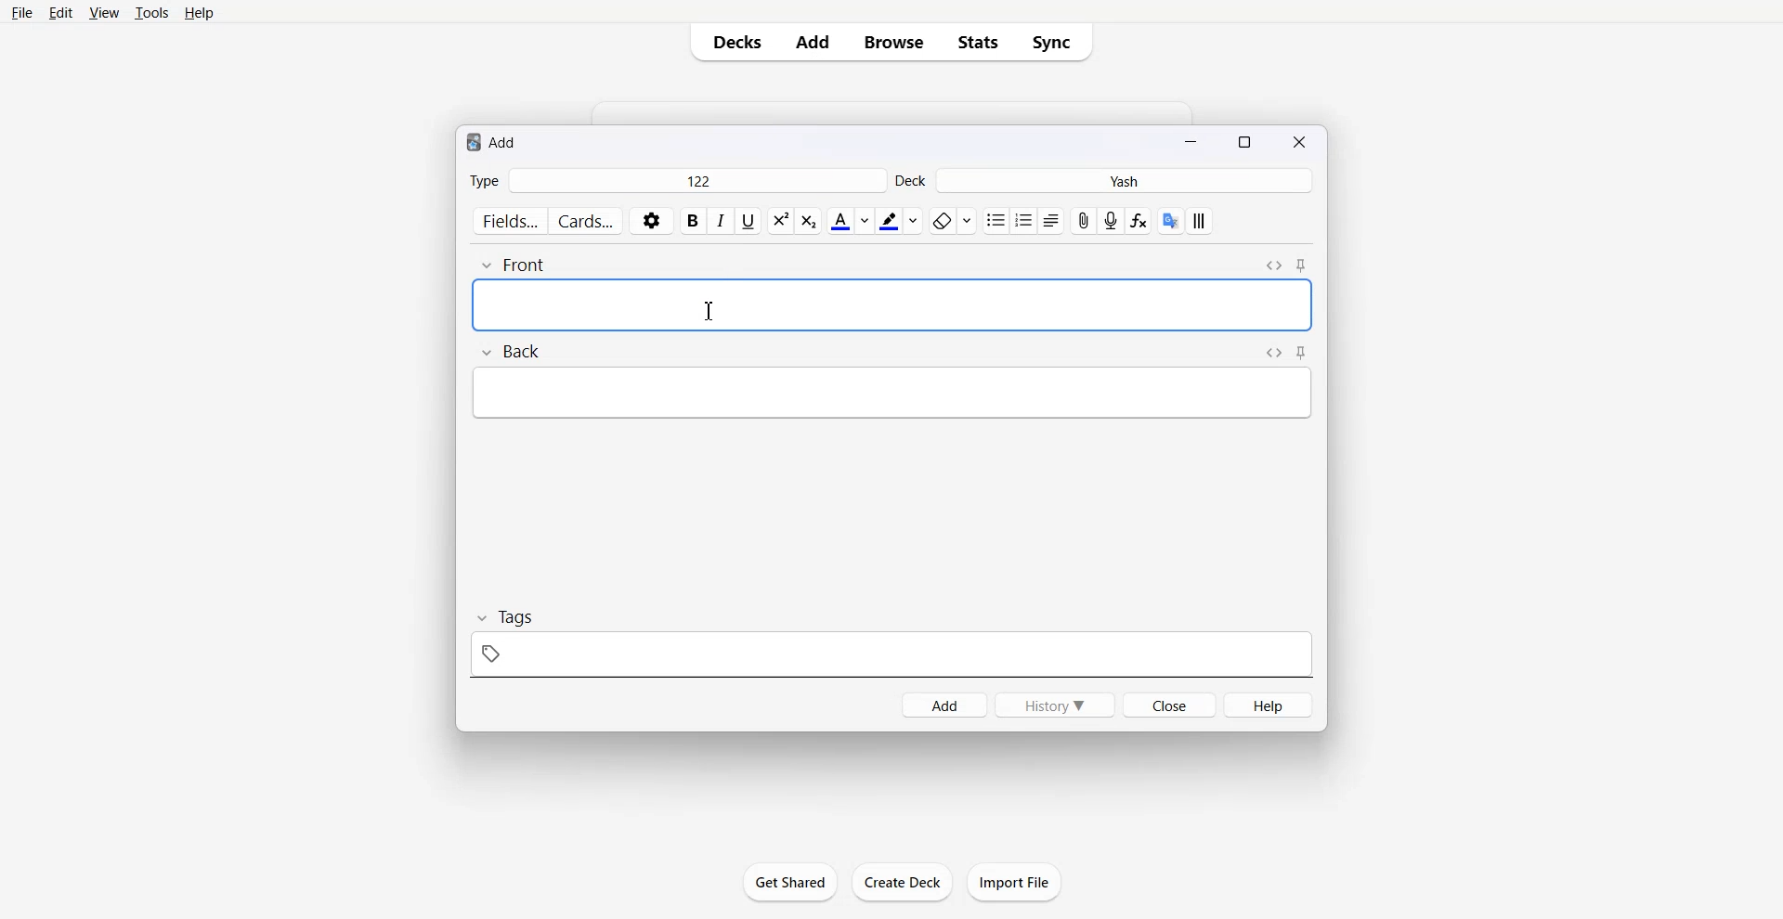  I want to click on Import File, so click(1015, 882).